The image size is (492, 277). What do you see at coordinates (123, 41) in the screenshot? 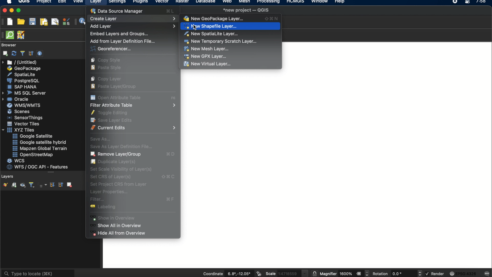
I see `add from layer definition file` at bounding box center [123, 41].